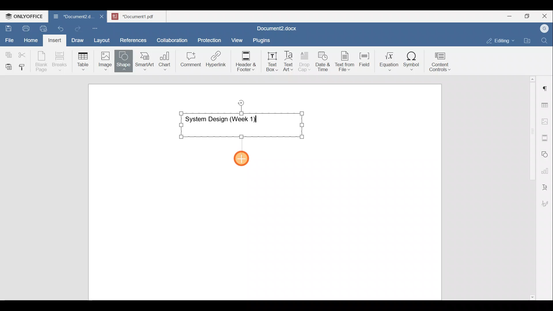 The width and height of the screenshot is (553, 311). What do you see at coordinates (441, 64) in the screenshot?
I see `Content controls` at bounding box center [441, 64].